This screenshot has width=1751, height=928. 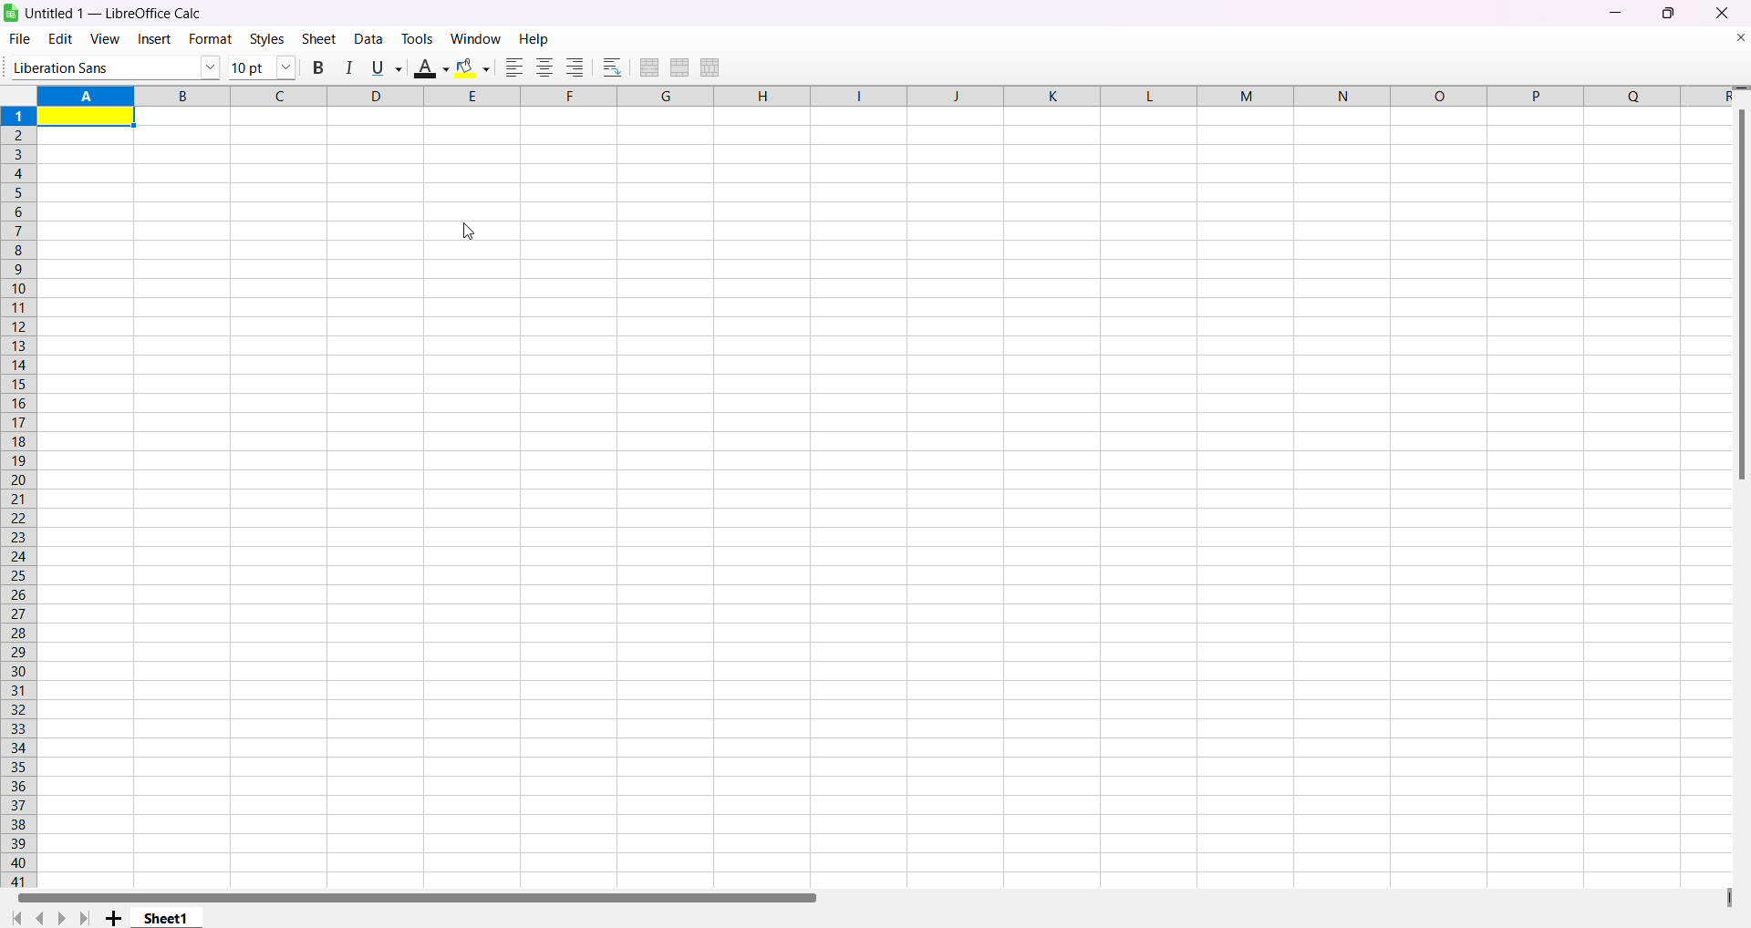 What do you see at coordinates (425, 67) in the screenshot?
I see `text color` at bounding box center [425, 67].